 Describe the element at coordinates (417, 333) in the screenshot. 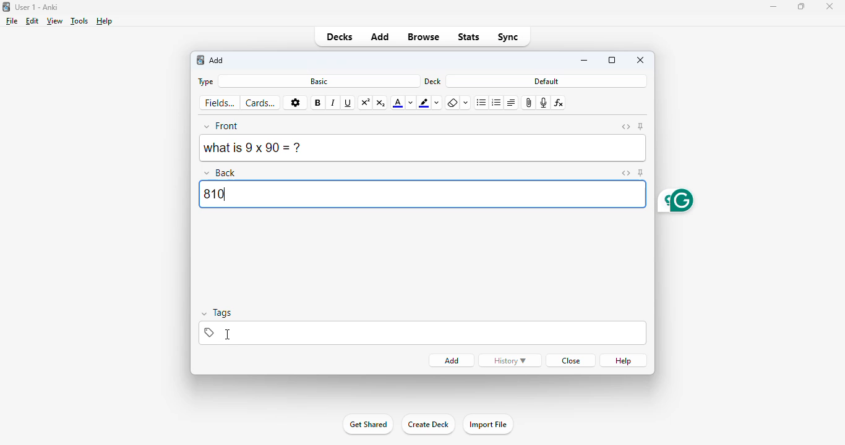

I see `add tag` at that location.